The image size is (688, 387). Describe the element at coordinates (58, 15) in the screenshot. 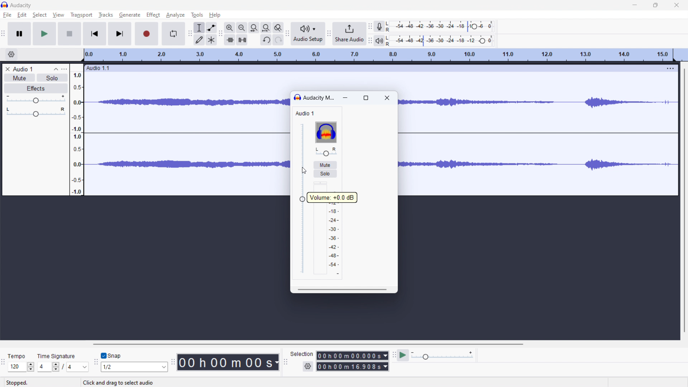

I see `view` at that location.